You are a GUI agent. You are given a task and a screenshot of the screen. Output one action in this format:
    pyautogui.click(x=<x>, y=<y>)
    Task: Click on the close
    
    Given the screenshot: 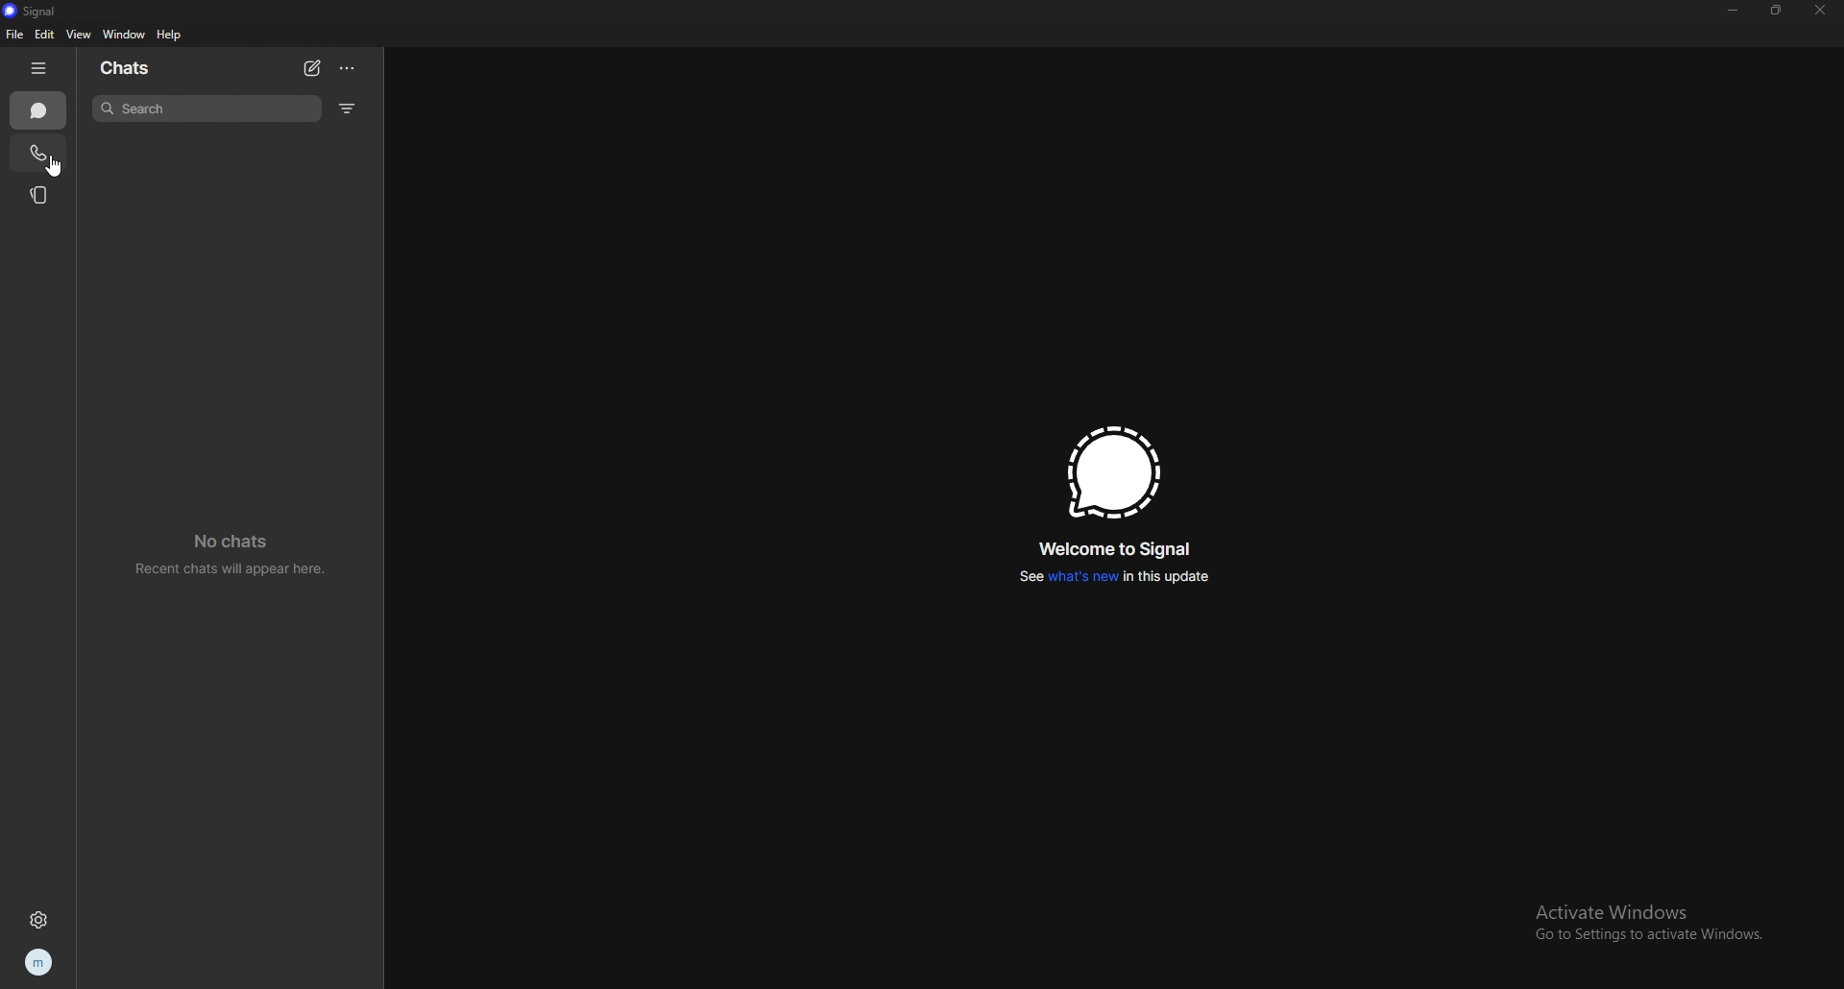 What is the action you would take?
    pyautogui.click(x=1824, y=10)
    